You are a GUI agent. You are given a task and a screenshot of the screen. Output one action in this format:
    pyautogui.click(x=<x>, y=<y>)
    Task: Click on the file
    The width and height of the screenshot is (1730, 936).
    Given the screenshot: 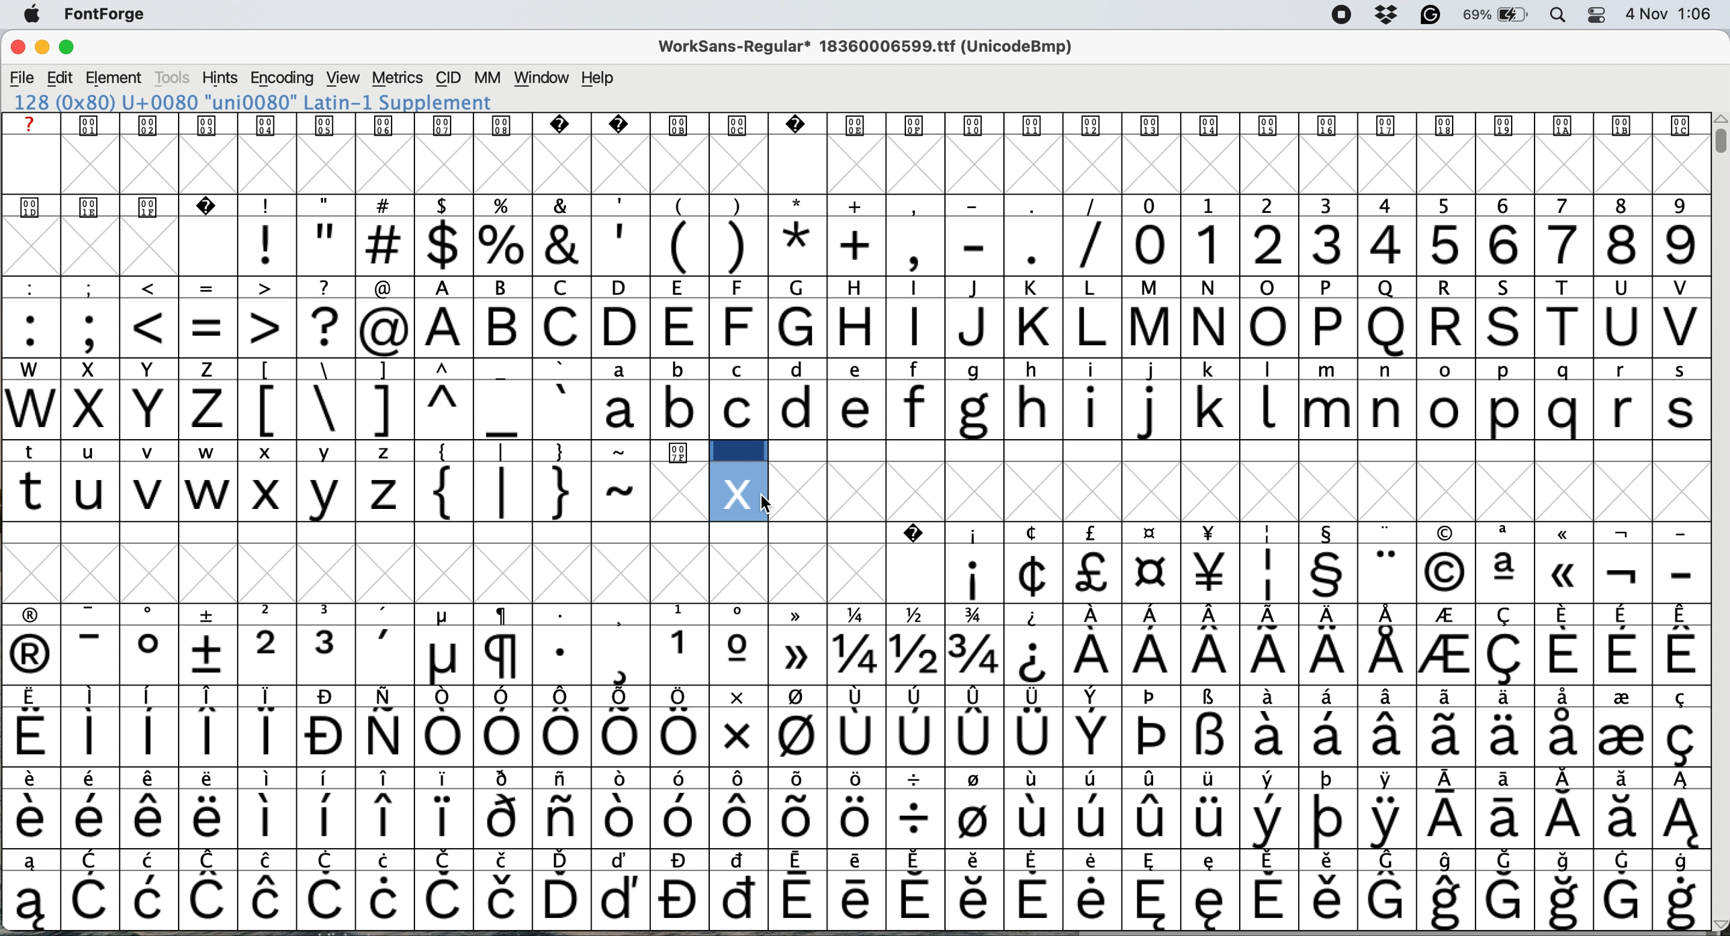 What is the action you would take?
    pyautogui.click(x=21, y=77)
    